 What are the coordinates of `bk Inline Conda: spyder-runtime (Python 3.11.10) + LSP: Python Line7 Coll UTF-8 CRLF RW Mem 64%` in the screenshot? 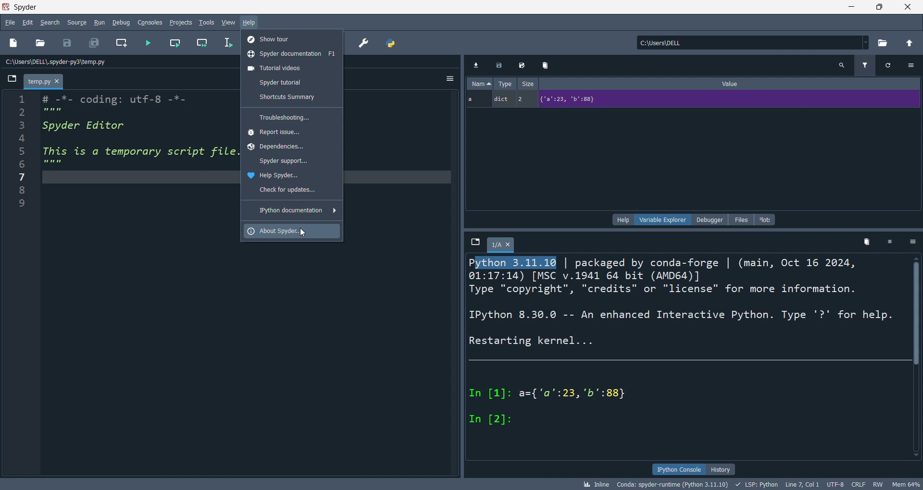 It's located at (751, 484).